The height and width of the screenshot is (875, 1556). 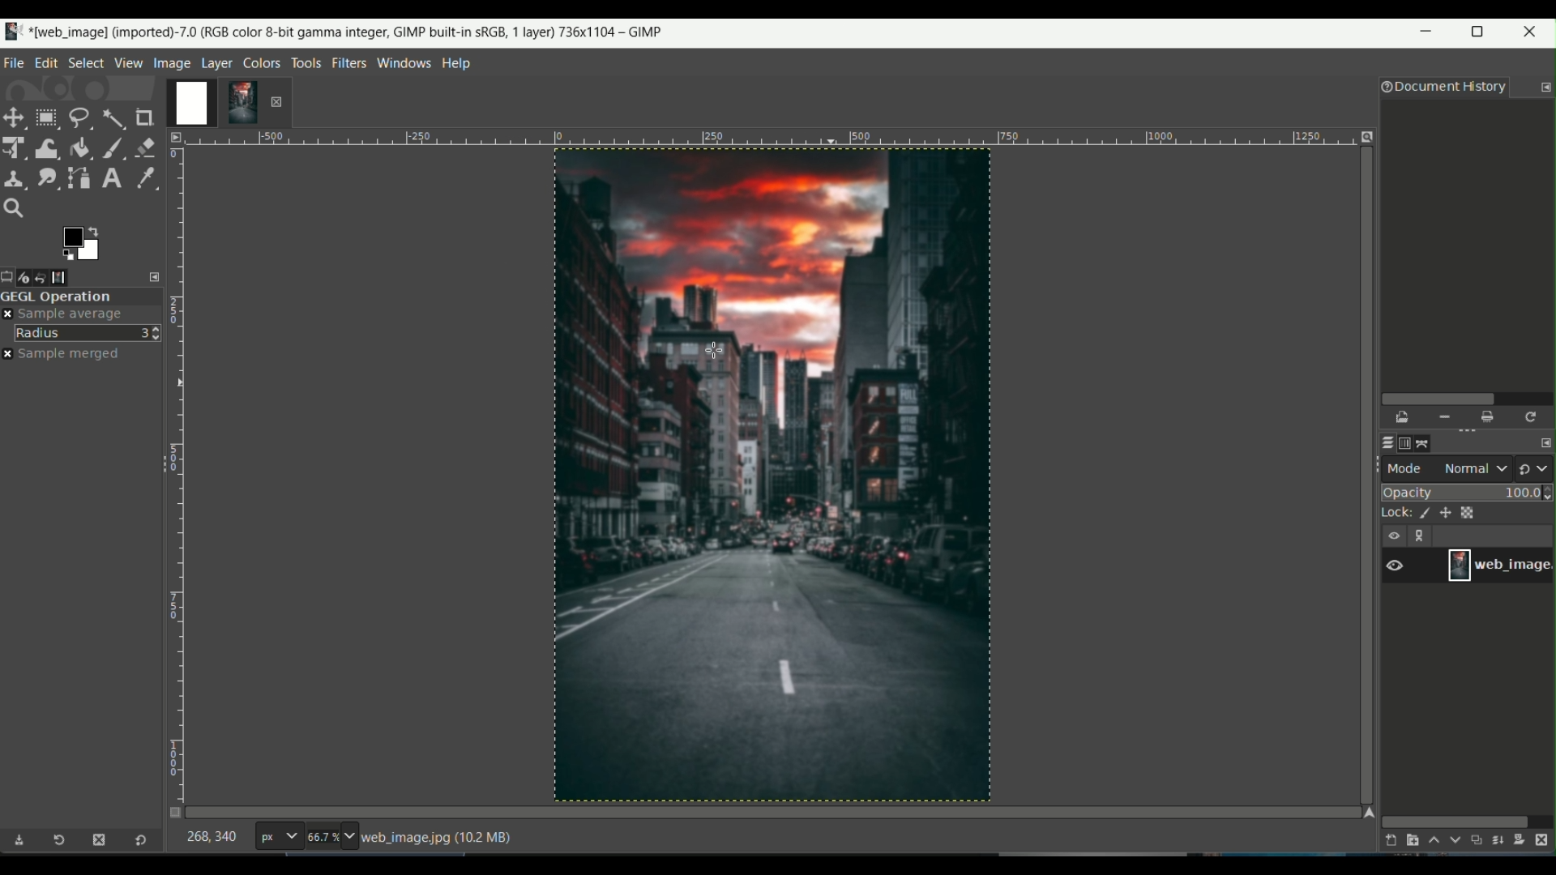 I want to click on image name, so click(x=1499, y=565).